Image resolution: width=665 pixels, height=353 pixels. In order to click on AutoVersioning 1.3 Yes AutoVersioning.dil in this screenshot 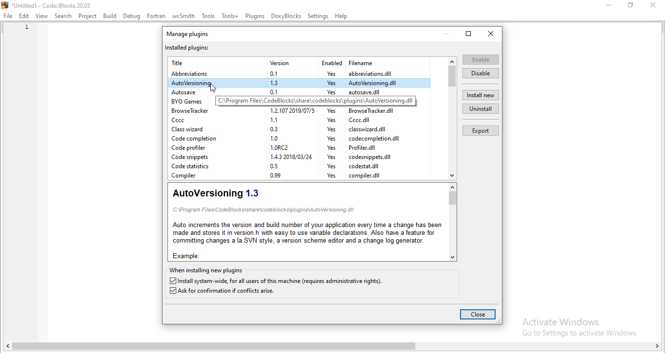, I will do `click(285, 83)`.